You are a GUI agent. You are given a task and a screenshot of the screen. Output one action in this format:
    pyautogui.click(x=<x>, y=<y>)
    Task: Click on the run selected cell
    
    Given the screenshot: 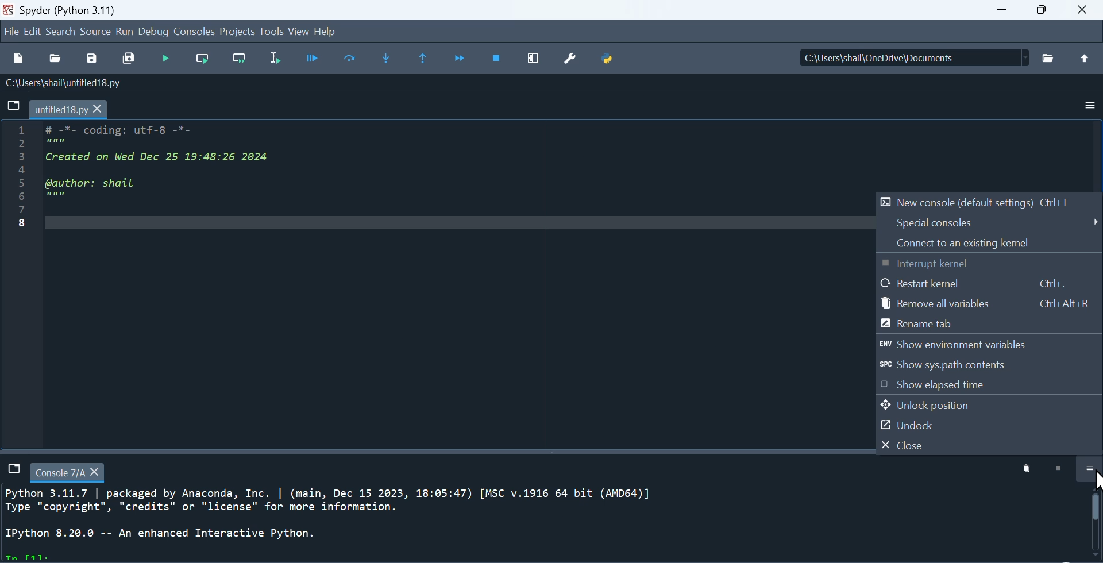 What is the action you would take?
    pyautogui.click(x=273, y=59)
    